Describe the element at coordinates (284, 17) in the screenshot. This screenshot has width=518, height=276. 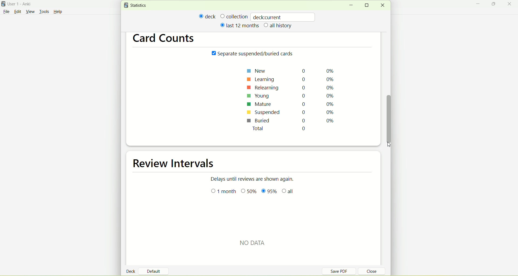
I see `deckcurrent` at that location.